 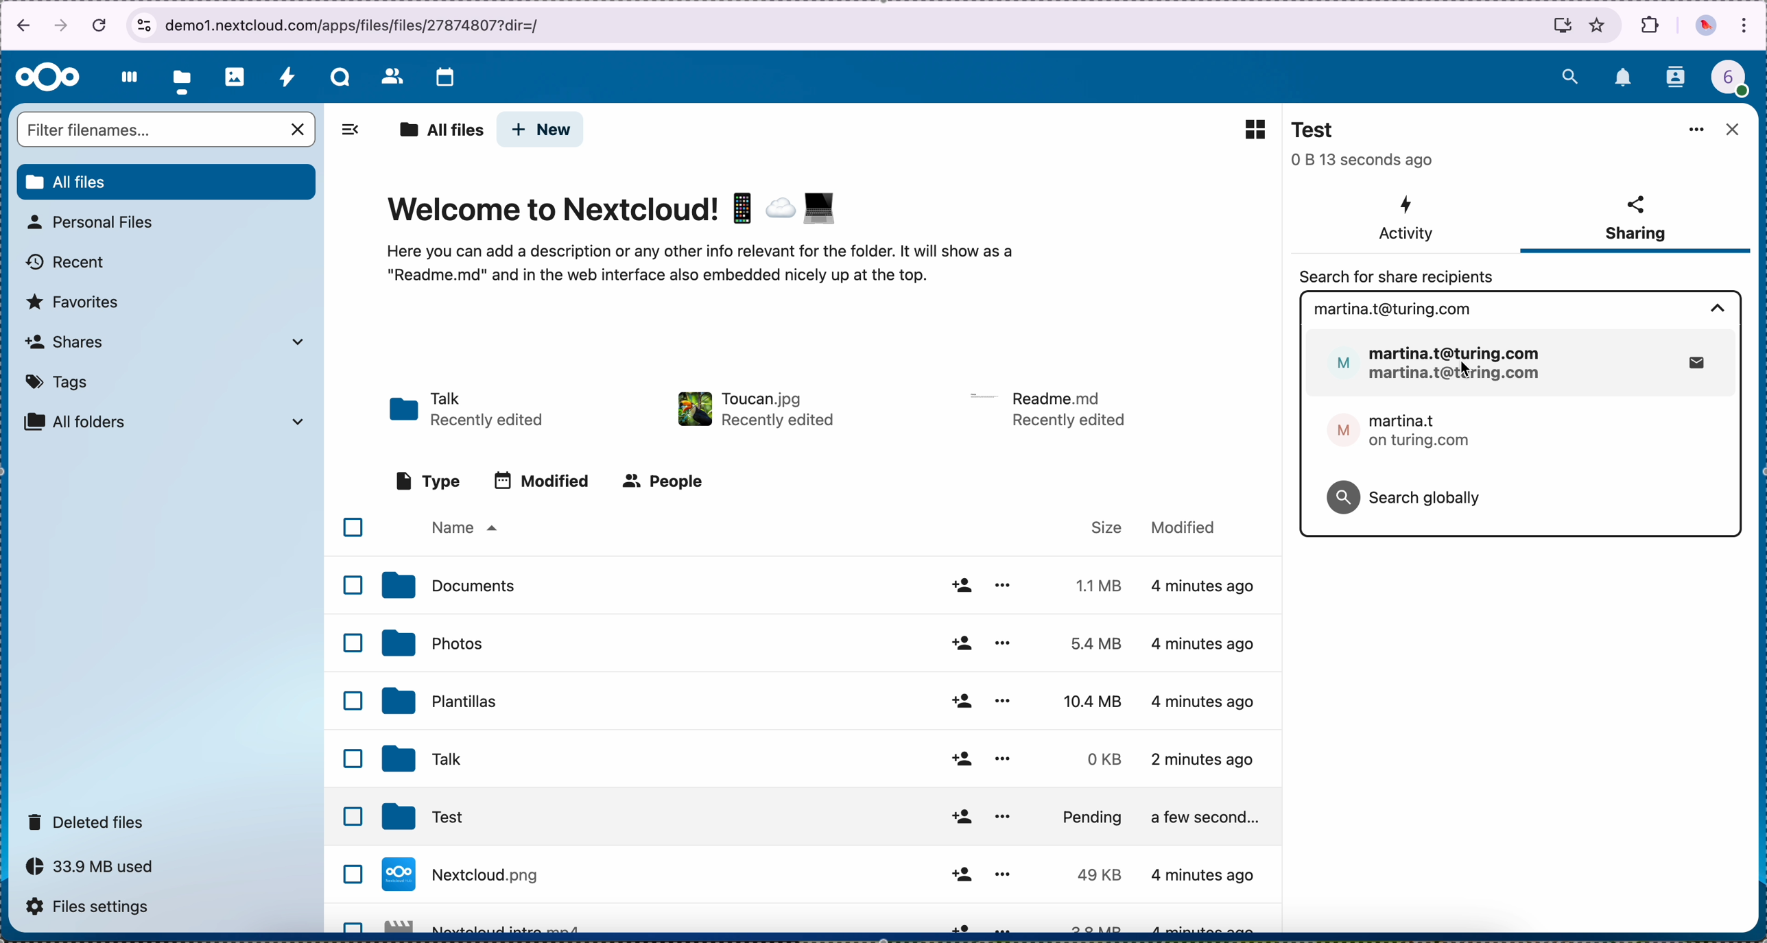 I want to click on grid view, so click(x=1248, y=128).